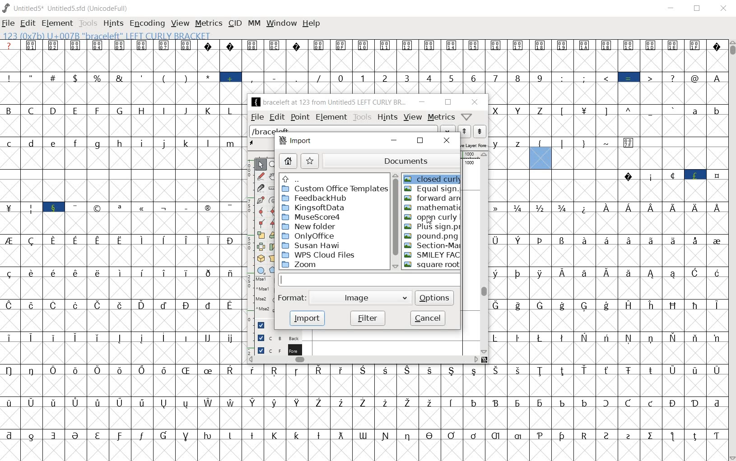 This screenshot has height=461, width=736. I want to click on image, so click(359, 298).